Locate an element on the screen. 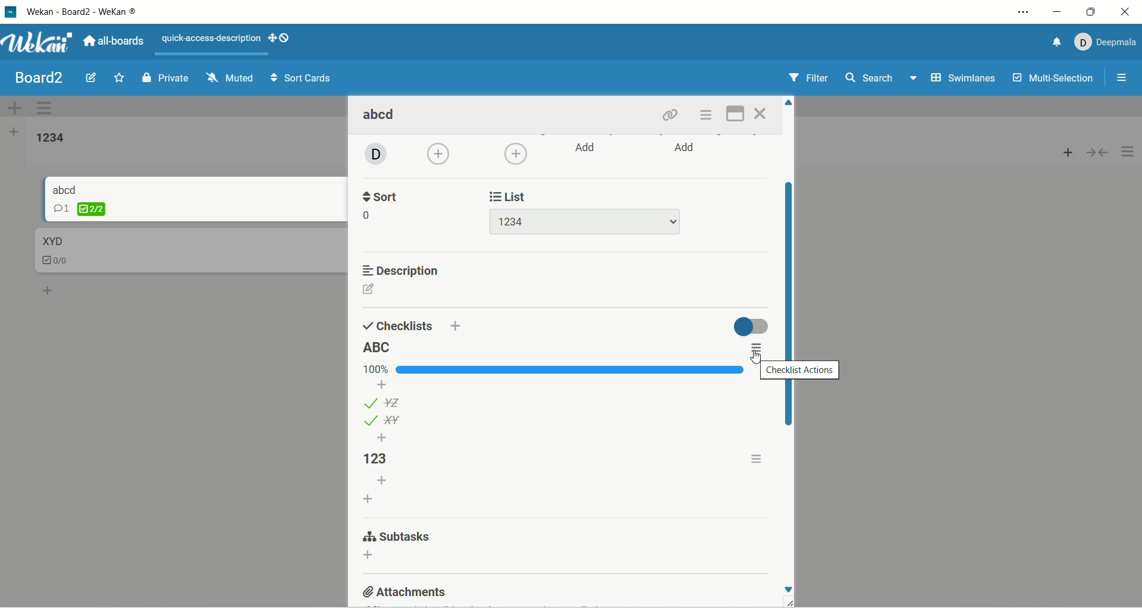 The width and height of the screenshot is (1142, 608). wekan is located at coordinates (37, 44).